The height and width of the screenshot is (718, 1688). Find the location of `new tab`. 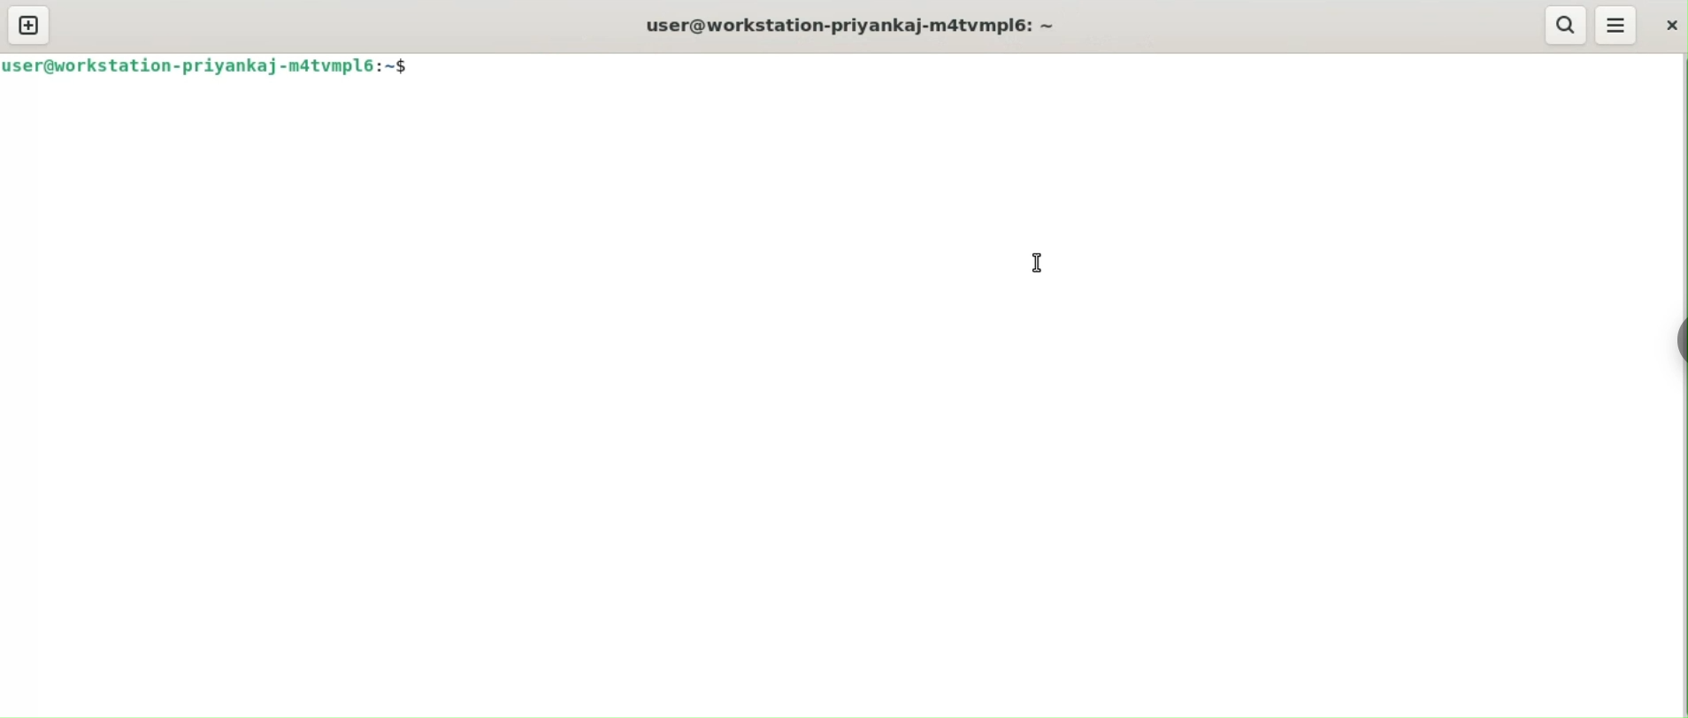

new tab is located at coordinates (29, 25).